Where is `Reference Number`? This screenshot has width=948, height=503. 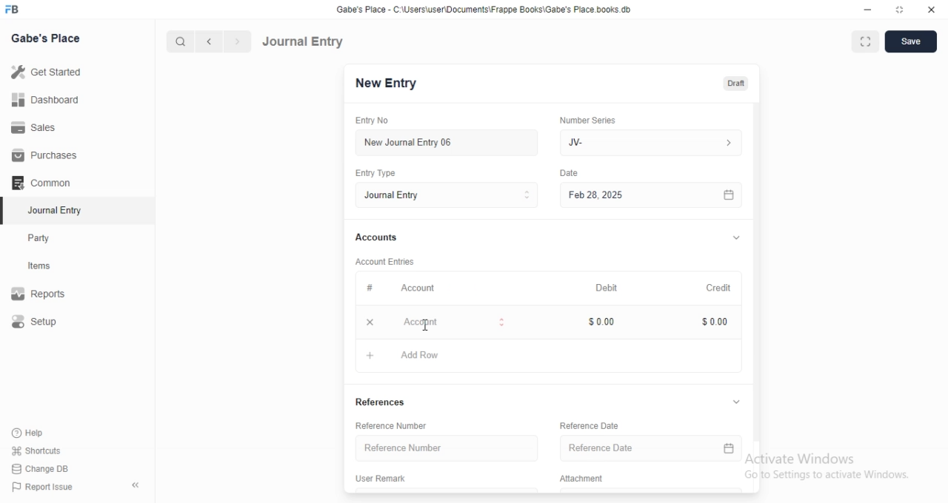 Reference Number is located at coordinates (398, 426).